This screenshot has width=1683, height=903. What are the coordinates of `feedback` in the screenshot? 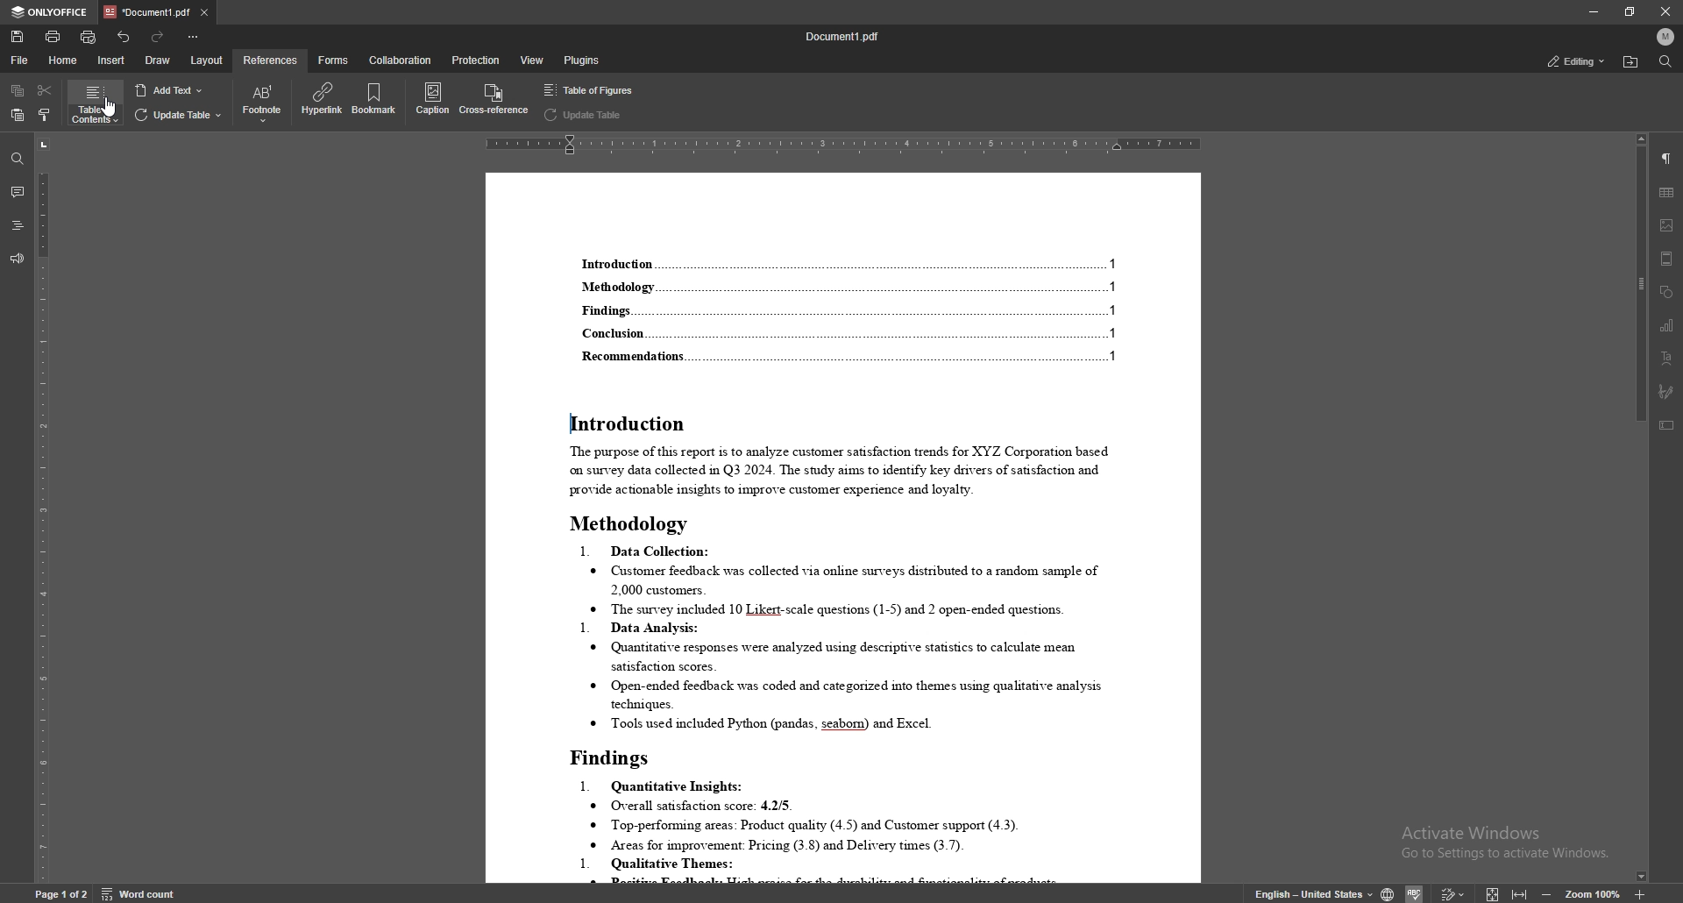 It's located at (18, 259).